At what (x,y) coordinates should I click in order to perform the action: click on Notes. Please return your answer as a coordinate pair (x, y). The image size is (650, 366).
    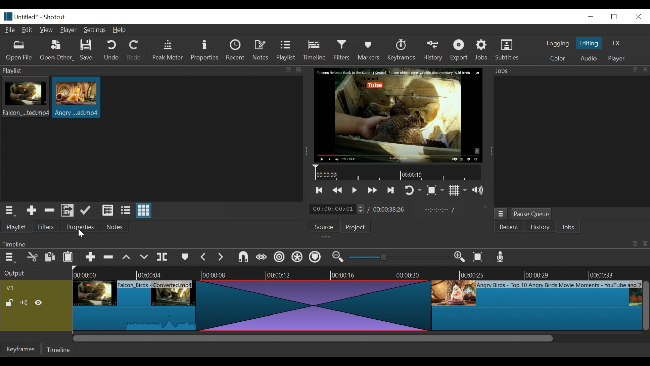
    Looking at the image, I should click on (115, 227).